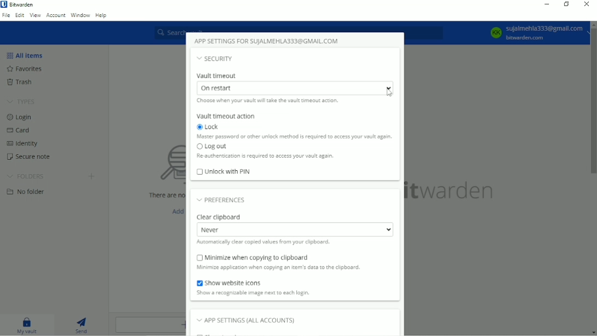 This screenshot has width=597, height=336. What do you see at coordinates (300, 27) in the screenshot?
I see `Search vault` at bounding box center [300, 27].